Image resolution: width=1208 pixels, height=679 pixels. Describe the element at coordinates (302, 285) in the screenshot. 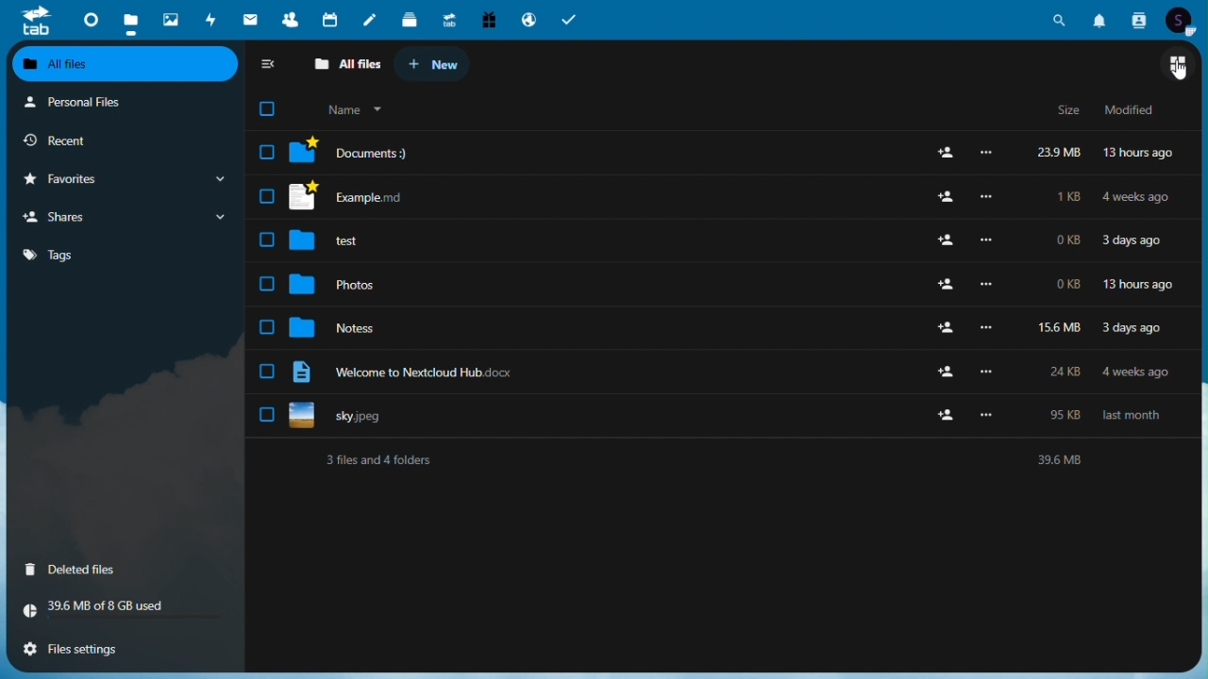

I see `folder` at that location.